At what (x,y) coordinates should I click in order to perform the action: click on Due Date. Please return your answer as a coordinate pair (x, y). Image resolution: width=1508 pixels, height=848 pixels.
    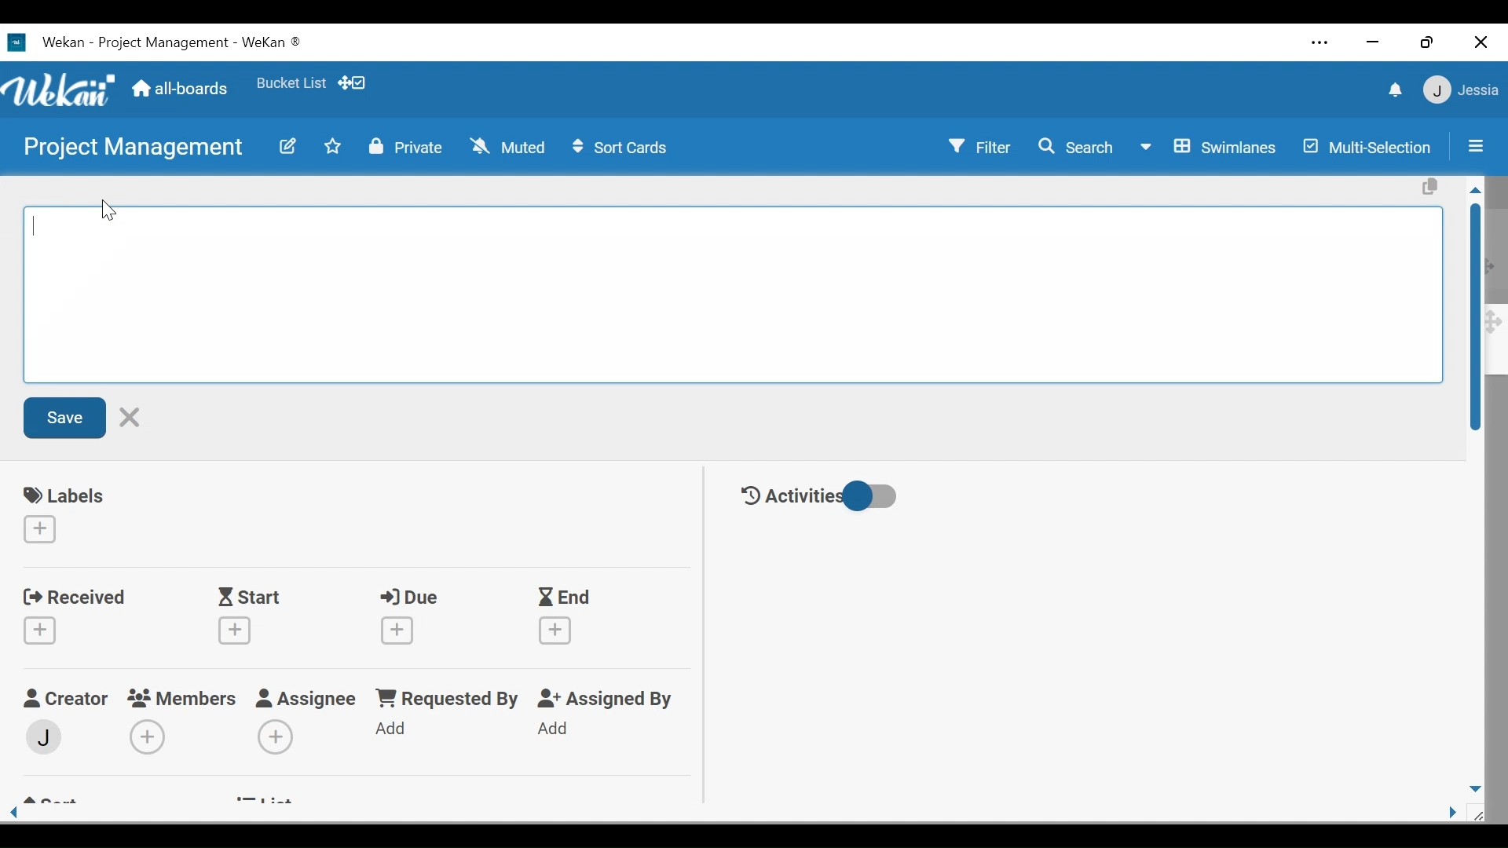
    Looking at the image, I should click on (408, 597).